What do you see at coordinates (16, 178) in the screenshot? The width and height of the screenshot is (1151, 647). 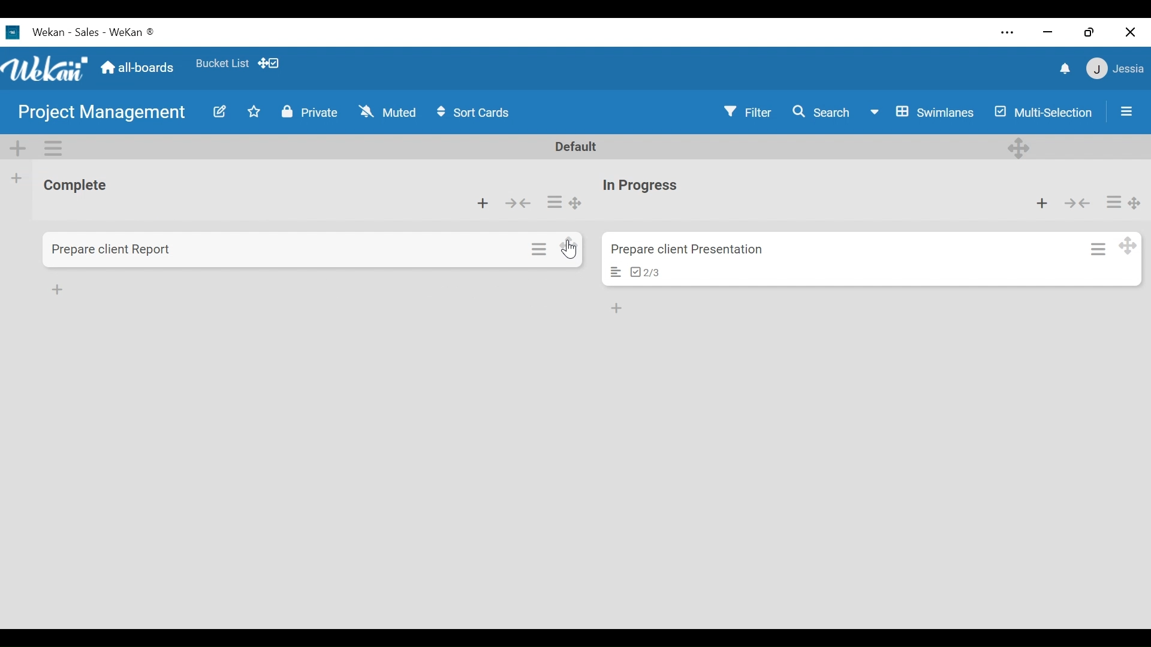 I see `Add list ` at bounding box center [16, 178].